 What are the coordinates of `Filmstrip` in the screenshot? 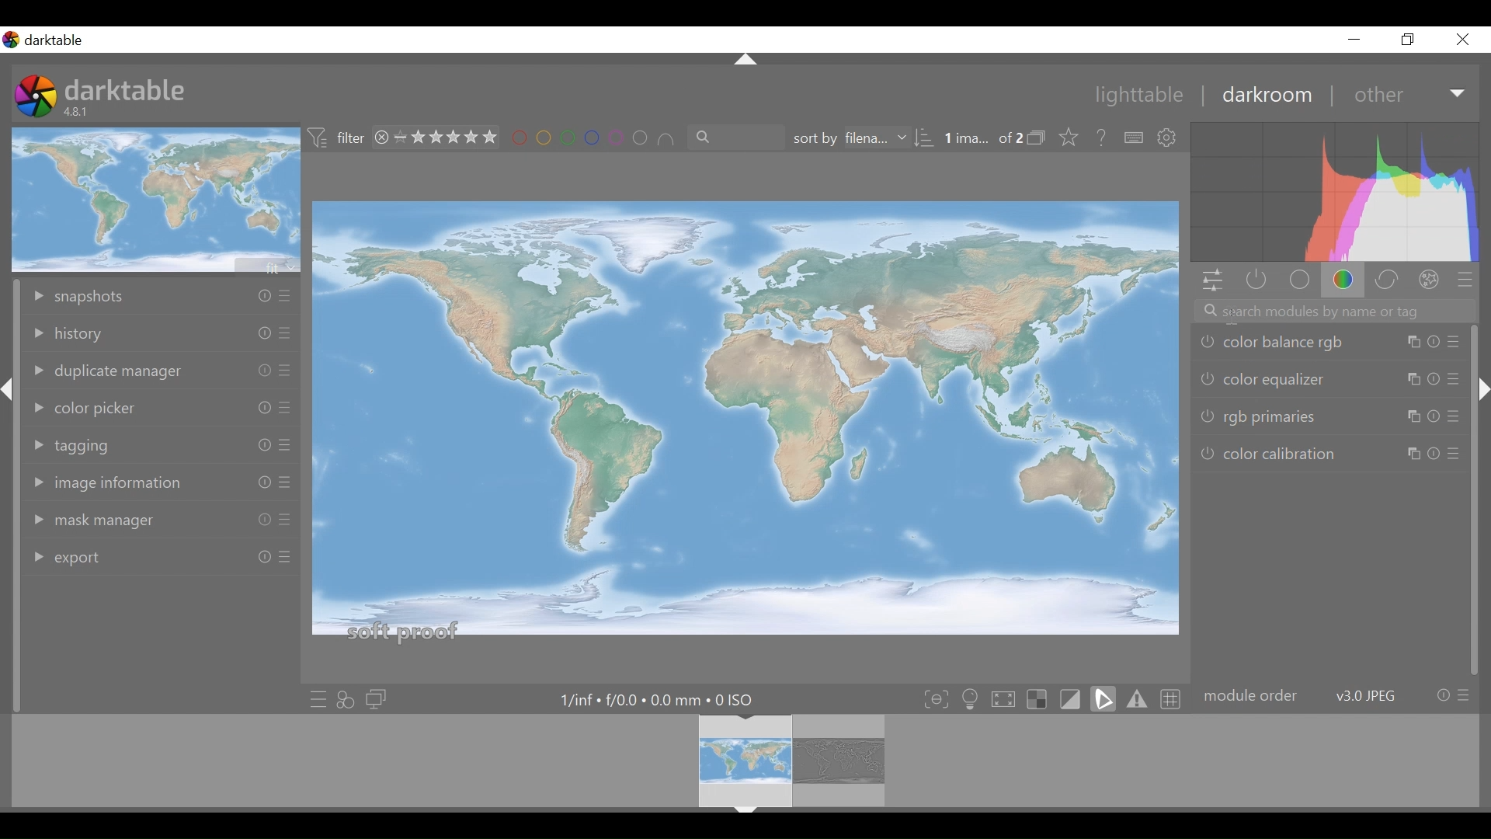 It's located at (739, 761).